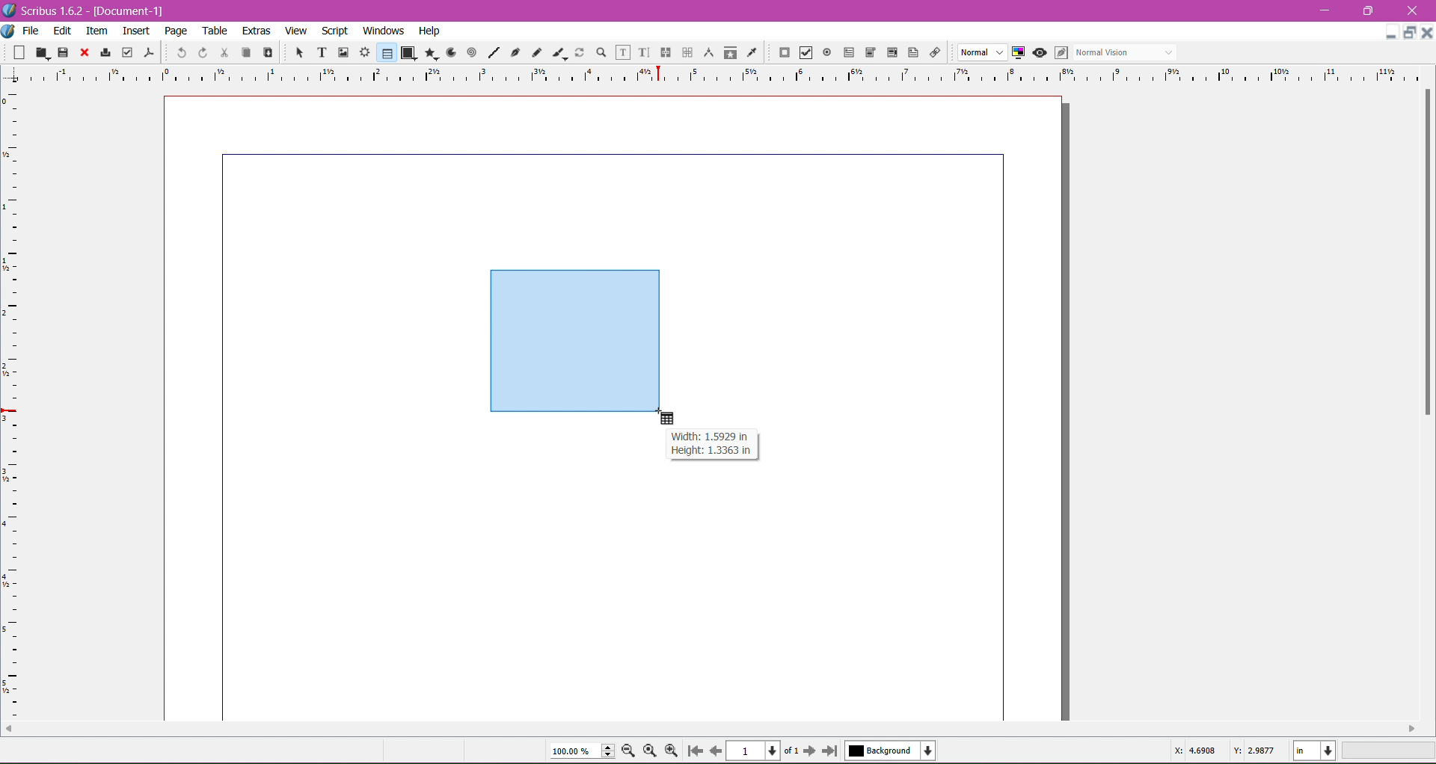  What do you see at coordinates (1256, 750) in the screenshot?
I see `Y:2.9877` at bounding box center [1256, 750].